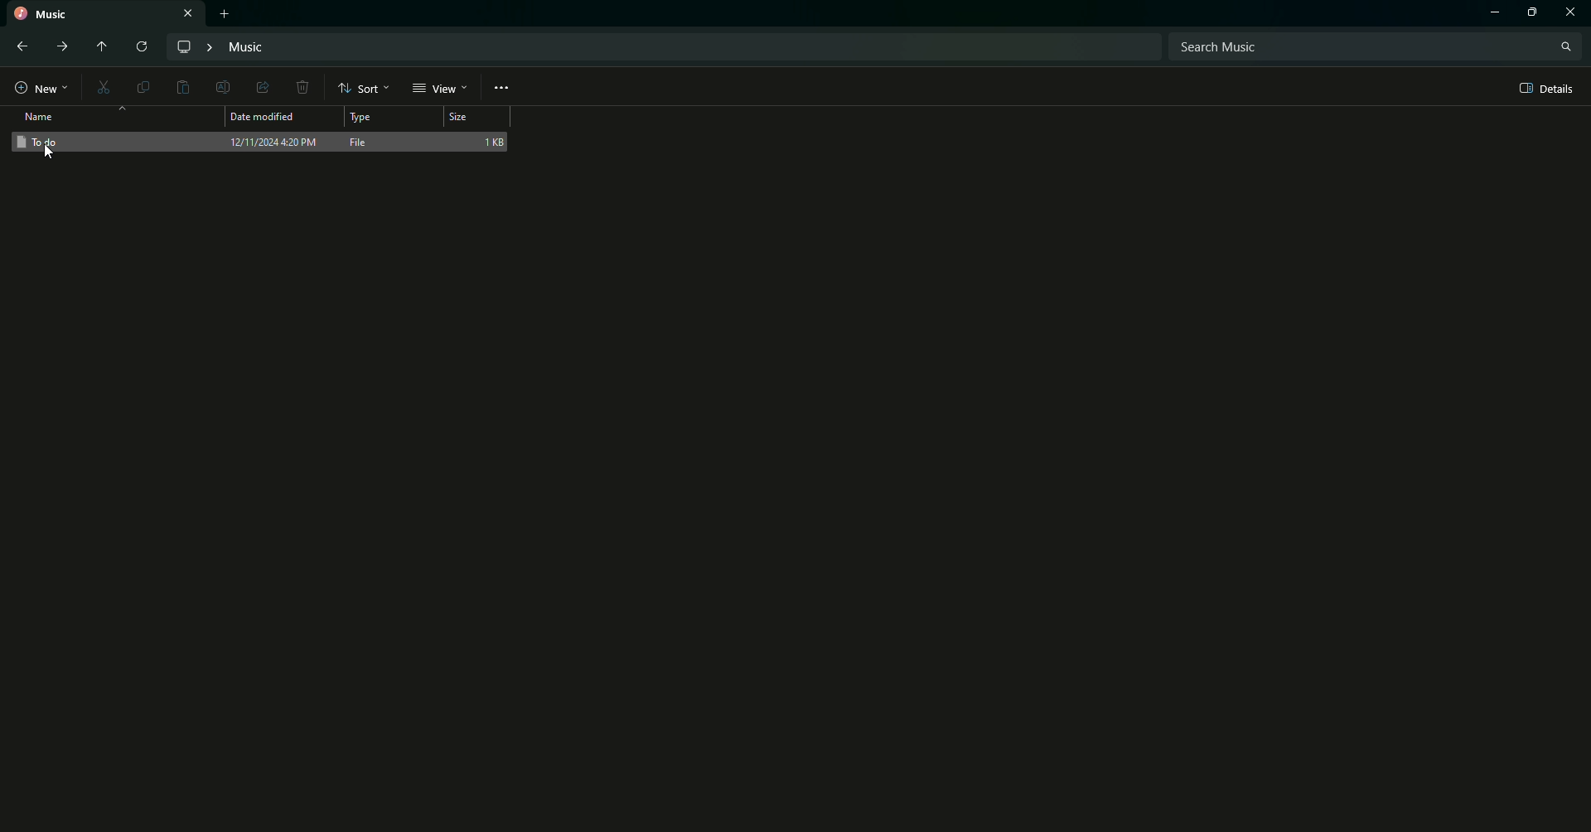 This screenshot has height=832, width=1591. Describe the element at coordinates (41, 87) in the screenshot. I see `New` at that location.